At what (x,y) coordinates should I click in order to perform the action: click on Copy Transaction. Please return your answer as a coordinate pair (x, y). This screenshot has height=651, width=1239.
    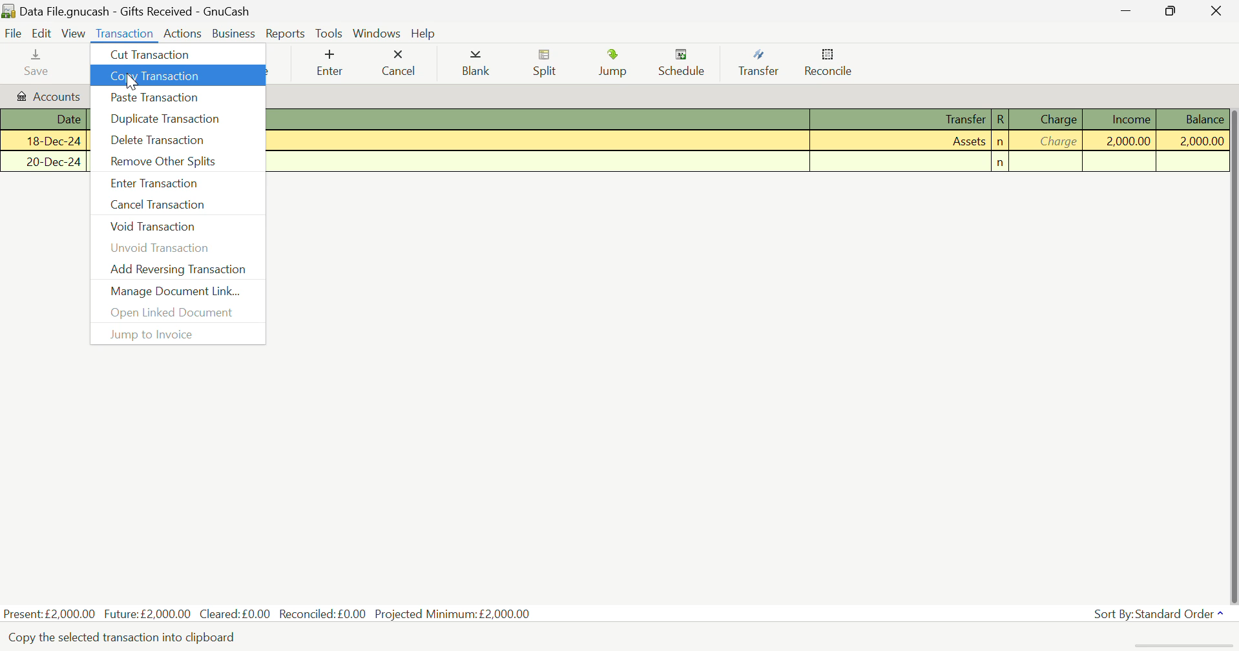
    Looking at the image, I should click on (179, 76).